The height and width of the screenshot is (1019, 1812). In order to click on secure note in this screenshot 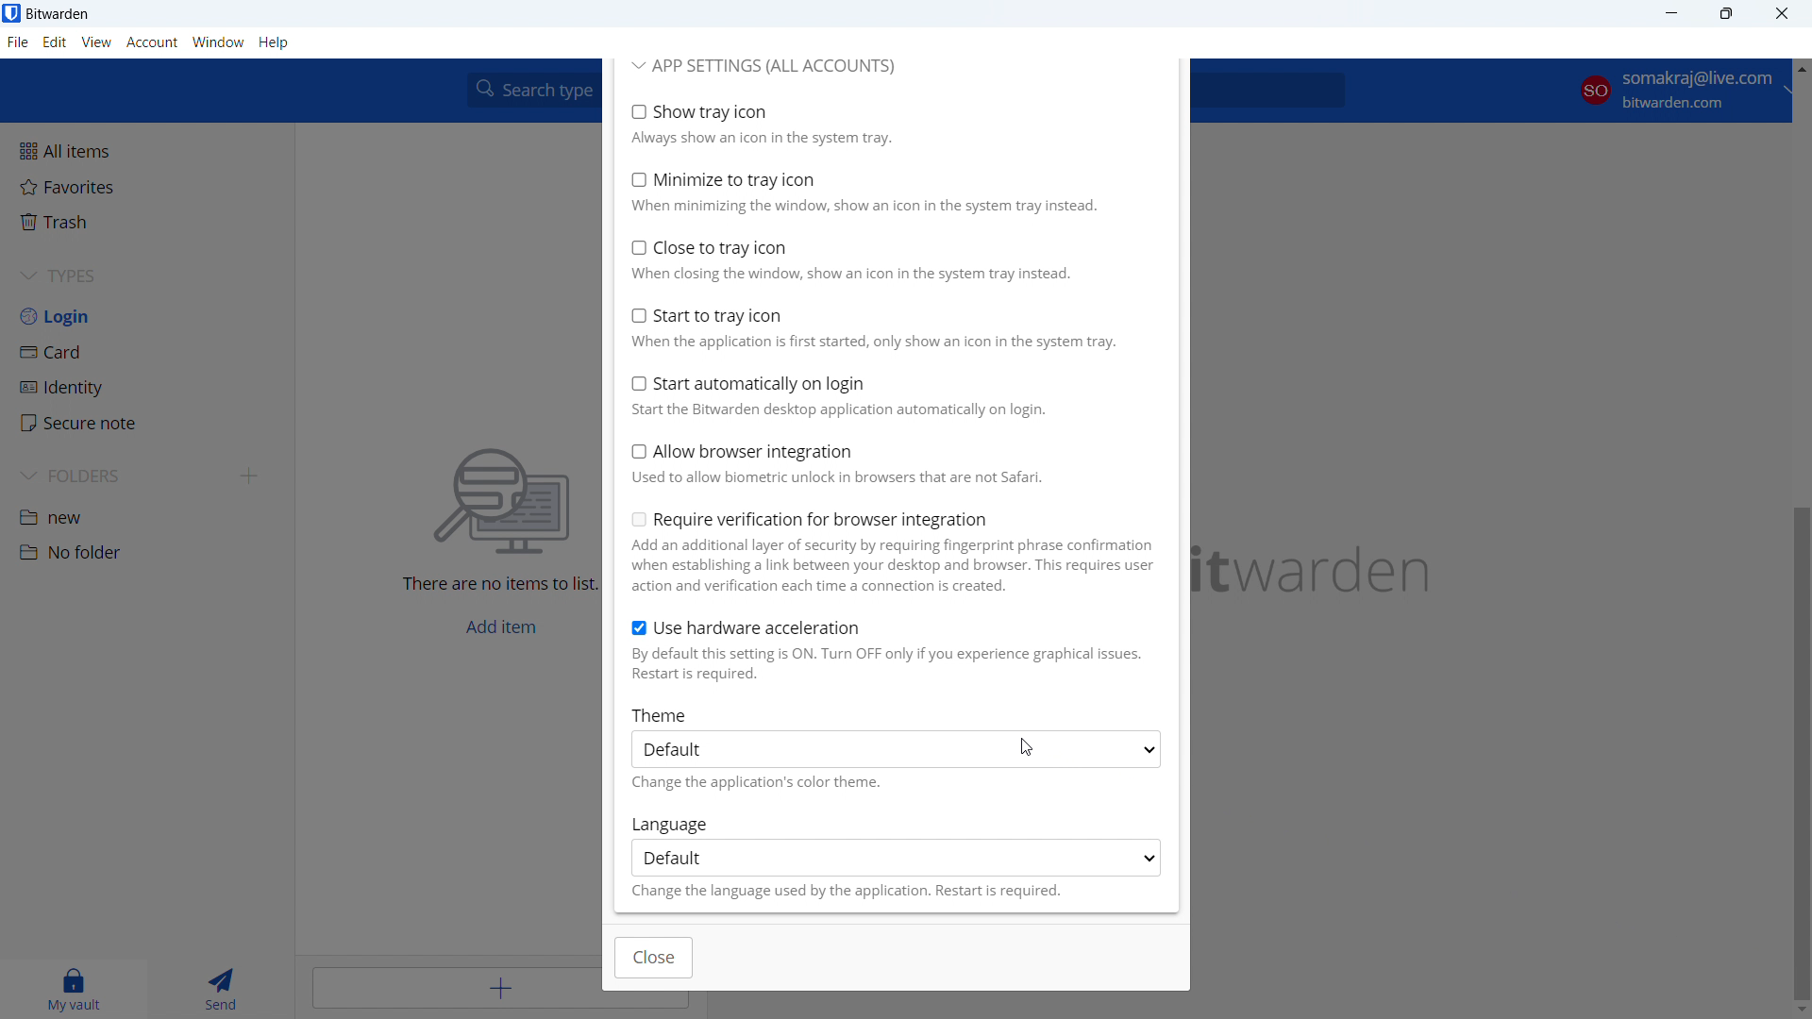, I will do `click(147, 424)`.